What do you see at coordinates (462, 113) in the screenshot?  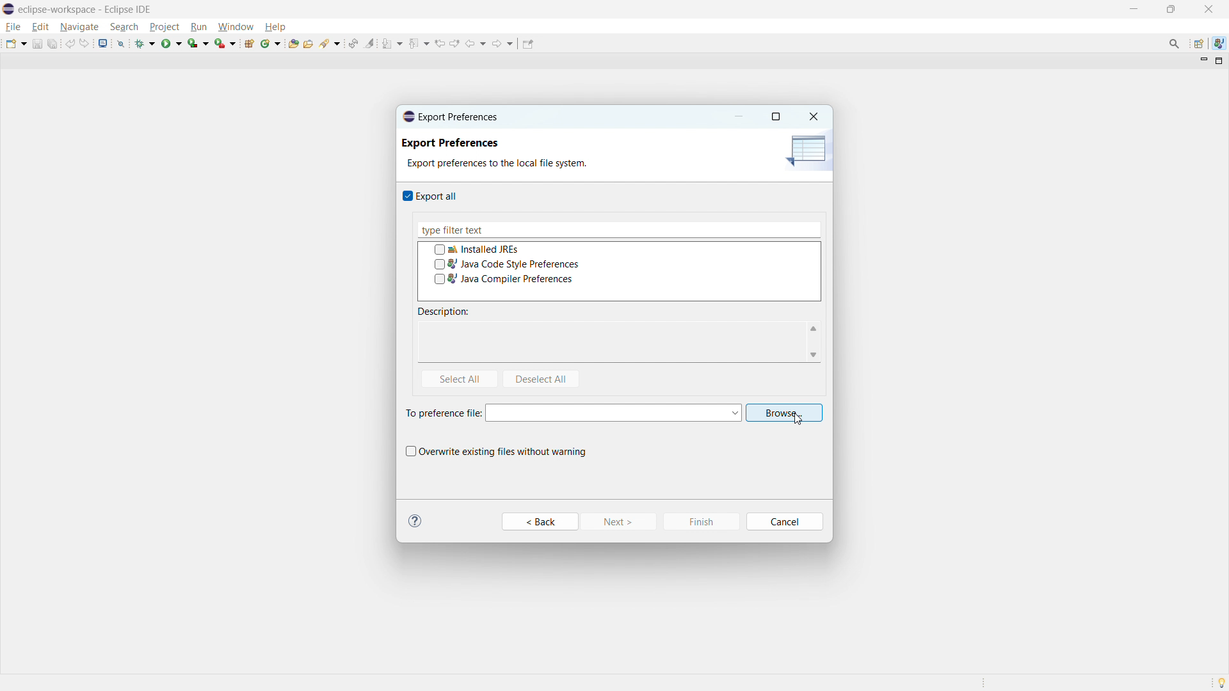 I see `Export Preferences` at bounding box center [462, 113].